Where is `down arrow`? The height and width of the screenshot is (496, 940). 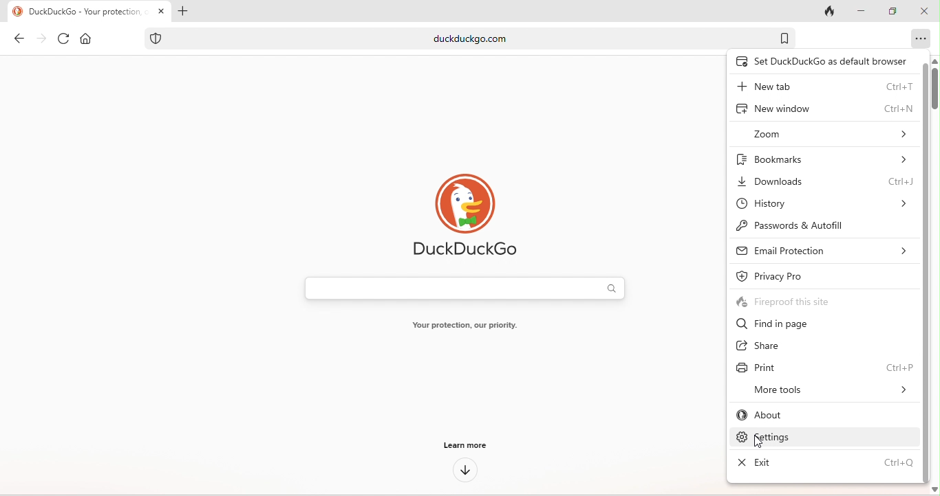
down arrow is located at coordinates (466, 467).